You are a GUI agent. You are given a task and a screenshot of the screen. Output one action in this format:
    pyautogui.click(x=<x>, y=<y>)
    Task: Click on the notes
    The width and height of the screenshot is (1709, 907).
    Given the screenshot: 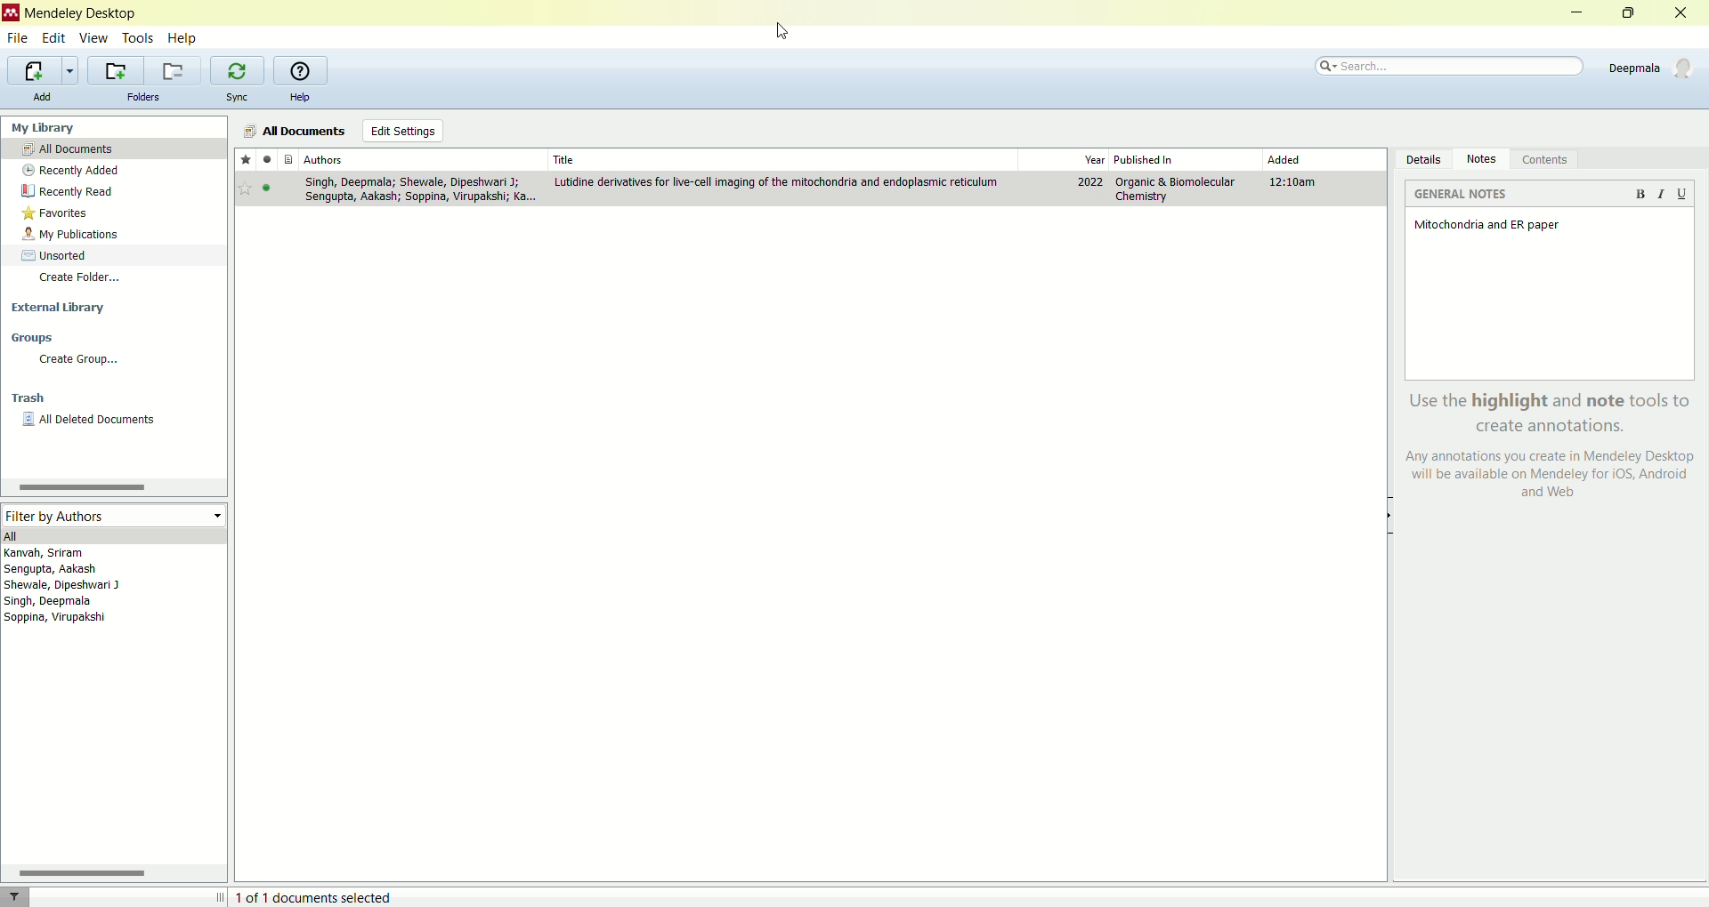 What is the action you would take?
    pyautogui.click(x=1481, y=160)
    